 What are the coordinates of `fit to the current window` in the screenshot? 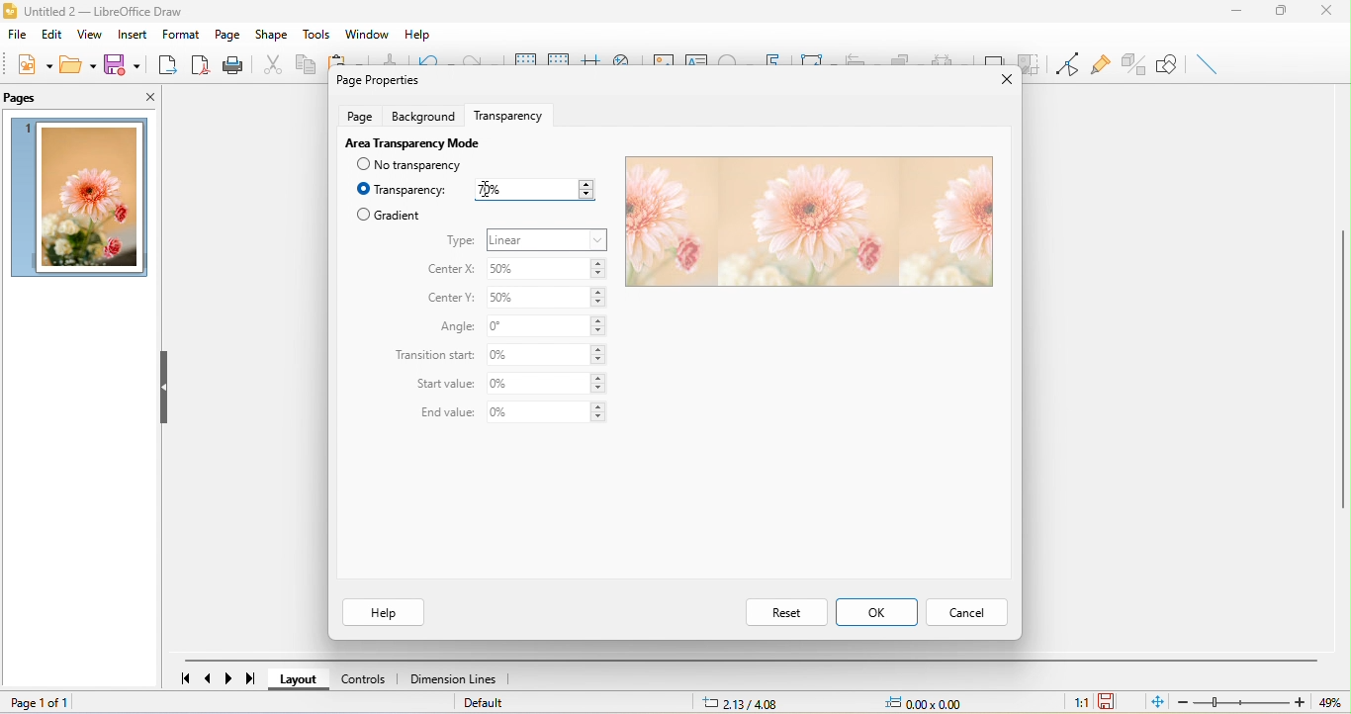 It's located at (1160, 702).